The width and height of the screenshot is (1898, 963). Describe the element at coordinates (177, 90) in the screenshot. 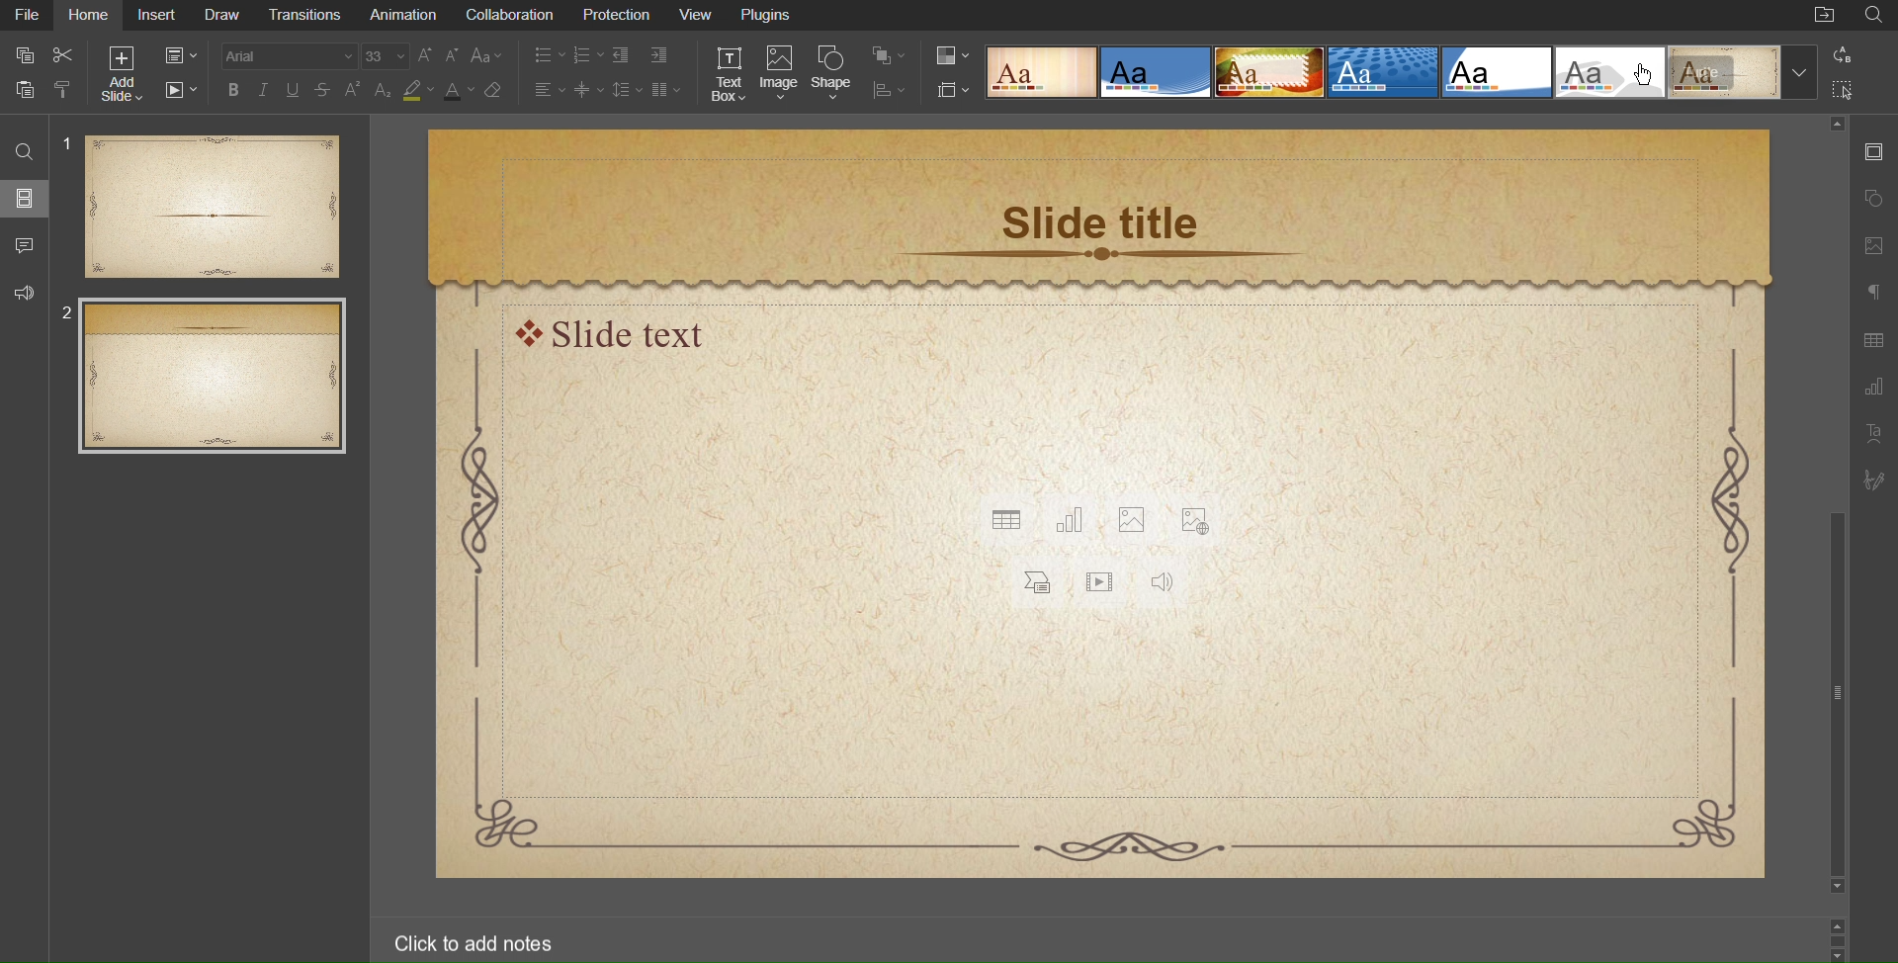

I see `Playback` at that location.